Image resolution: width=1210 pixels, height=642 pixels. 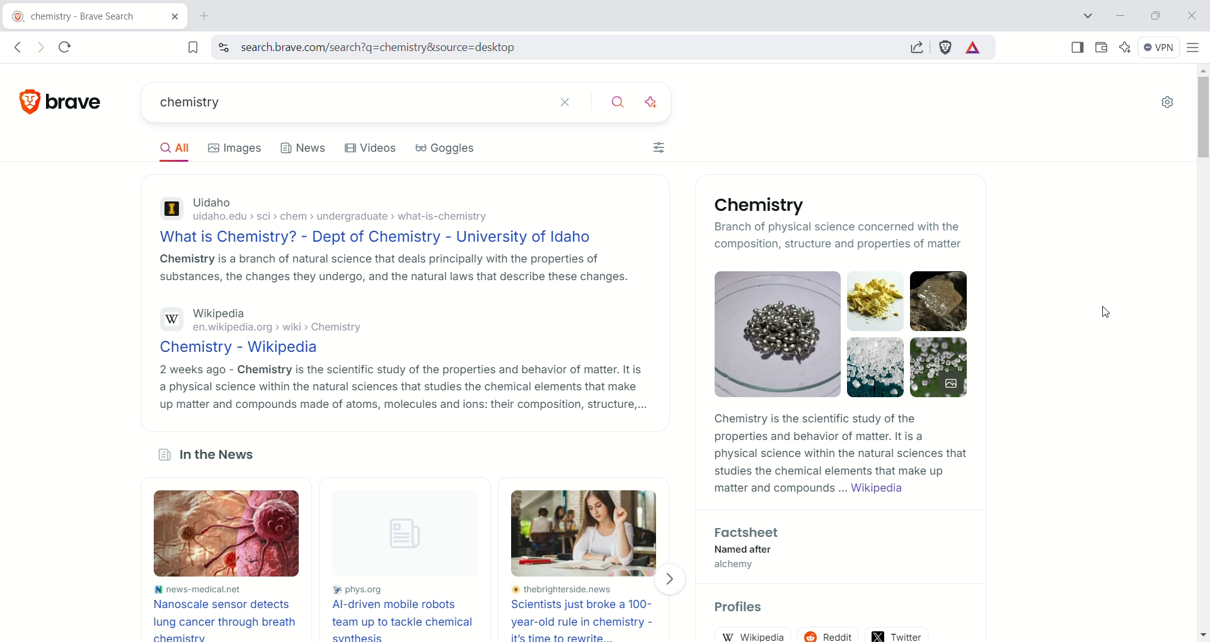 I want to click on cursor, so click(x=1105, y=312).